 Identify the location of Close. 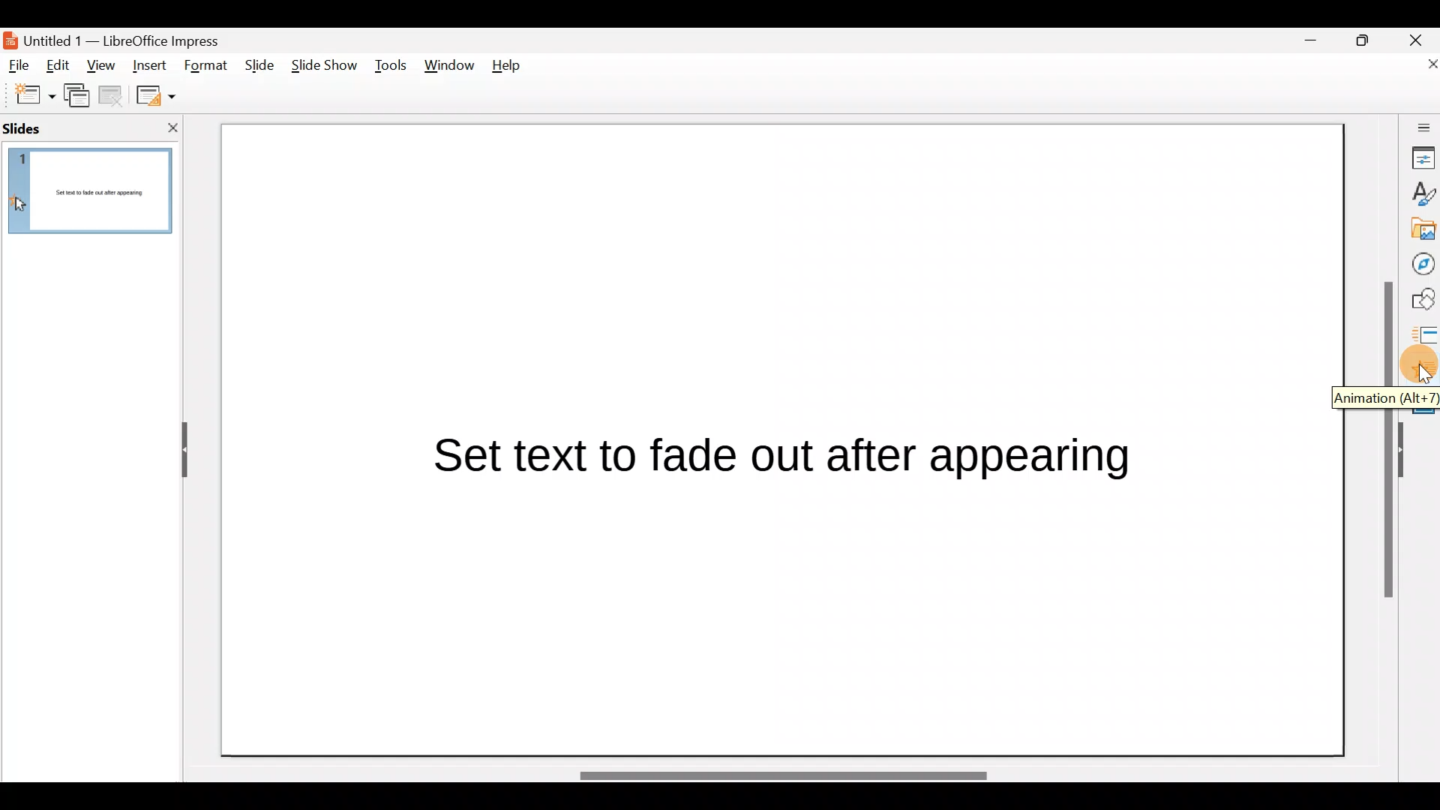
(1416, 39).